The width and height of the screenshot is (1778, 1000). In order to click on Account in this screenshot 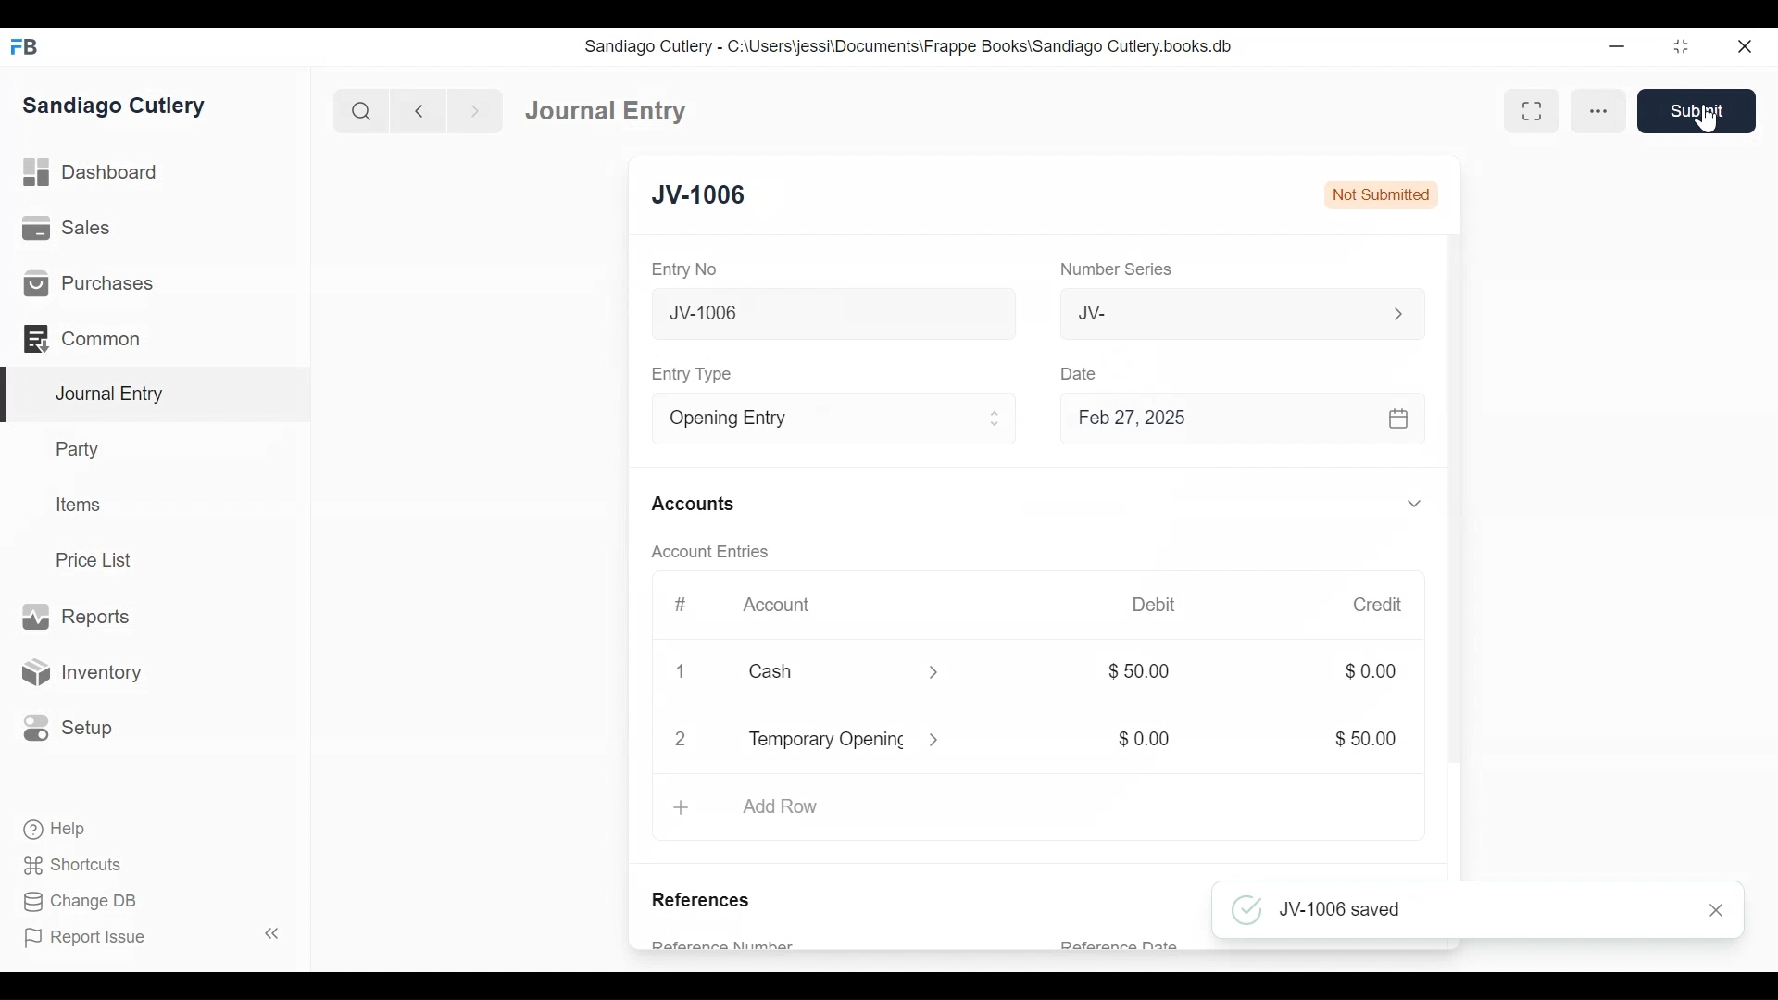, I will do `click(781, 606)`.